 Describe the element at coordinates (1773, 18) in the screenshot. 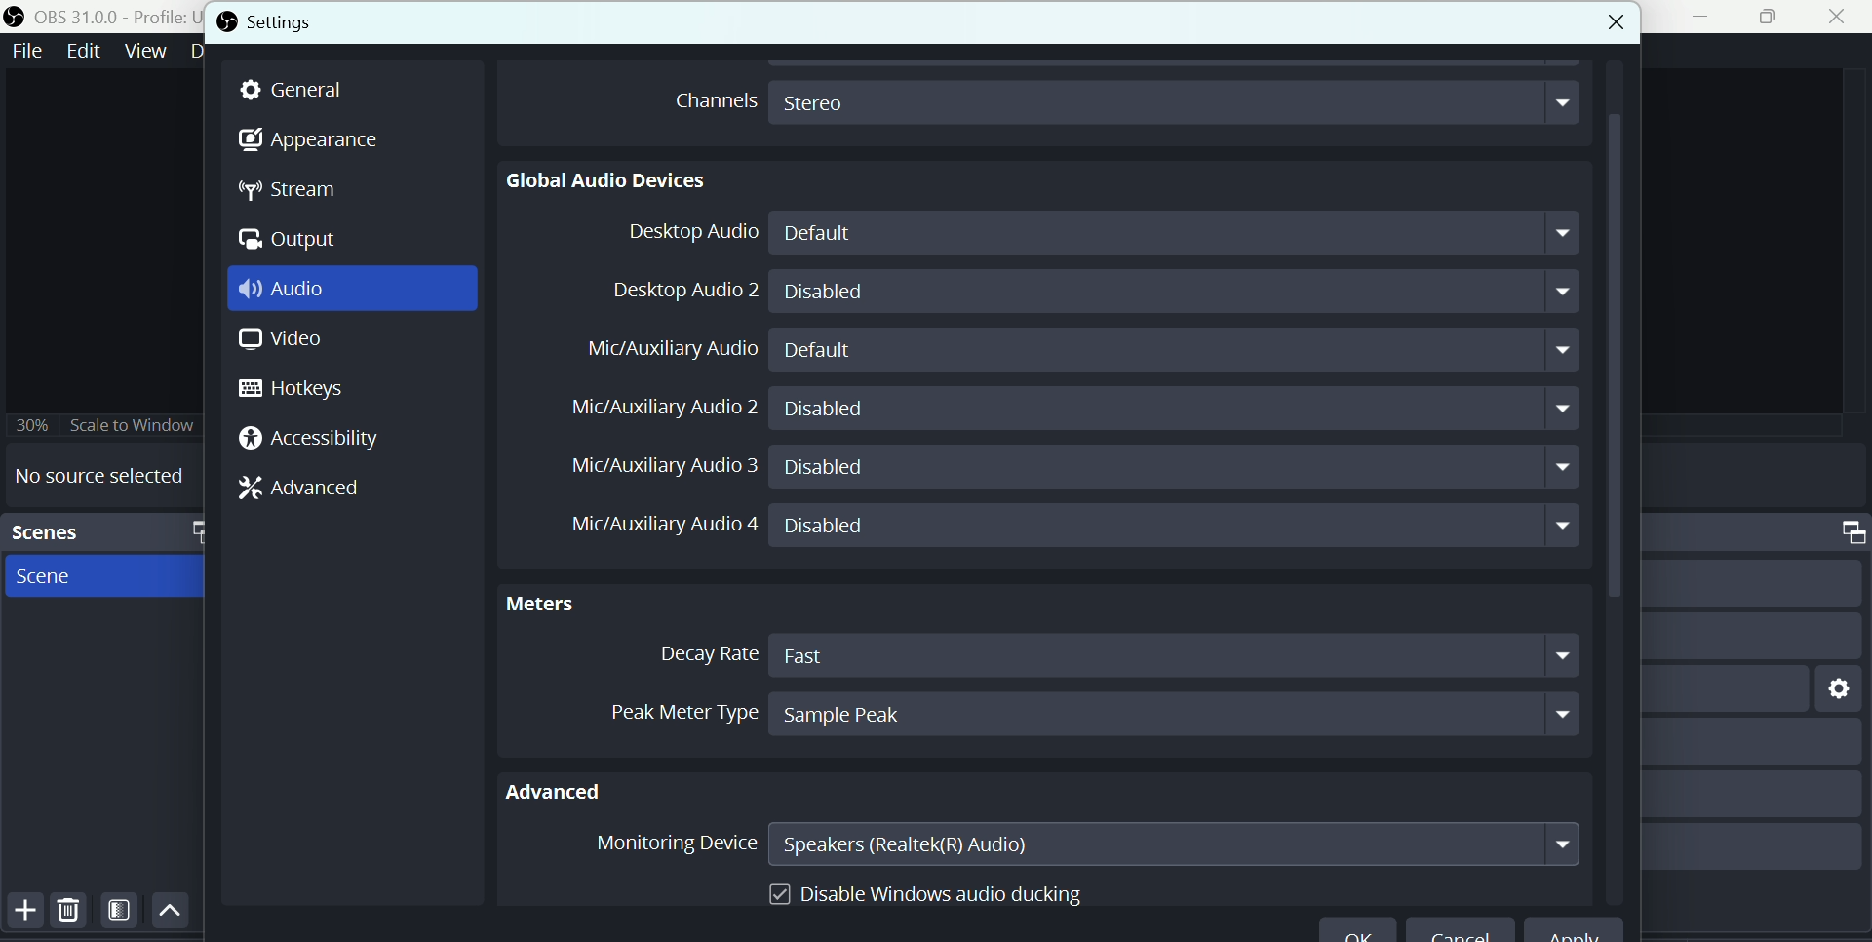

I see `maximise` at that location.